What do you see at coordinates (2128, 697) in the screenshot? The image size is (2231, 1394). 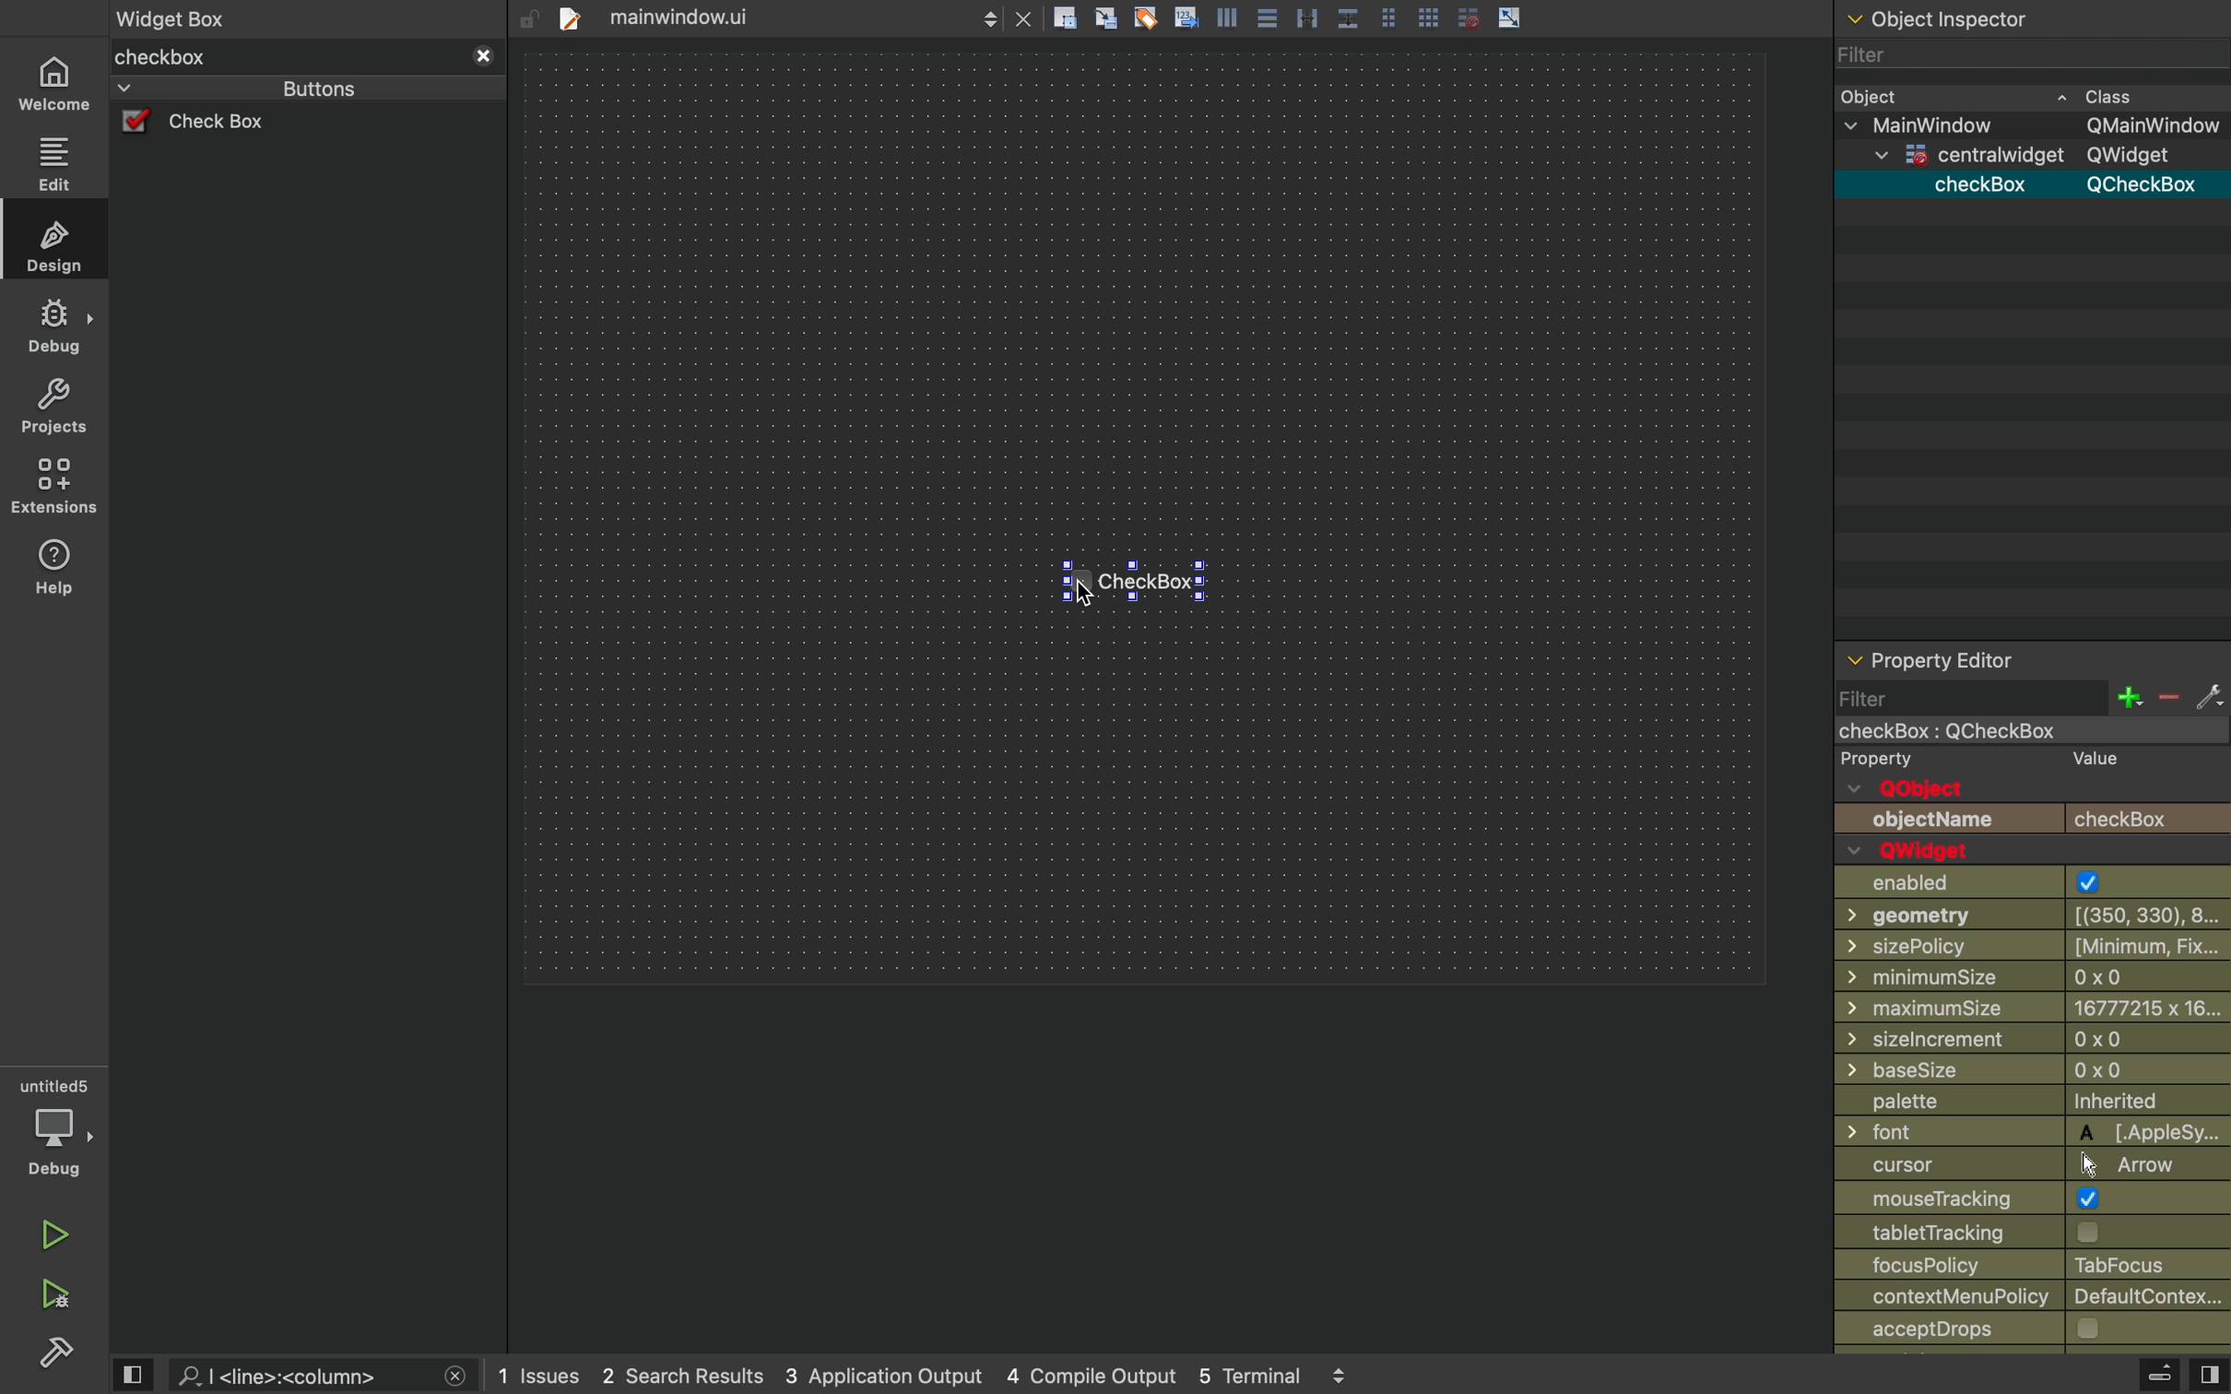 I see `plus` at bounding box center [2128, 697].